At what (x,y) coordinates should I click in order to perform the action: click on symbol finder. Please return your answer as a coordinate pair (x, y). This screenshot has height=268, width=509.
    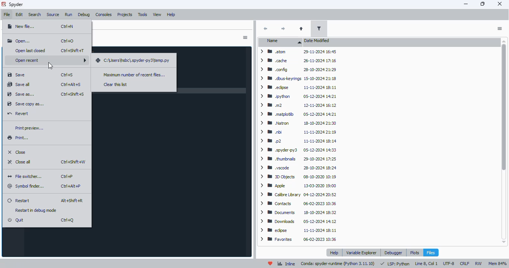
    Looking at the image, I should click on (27, 186).